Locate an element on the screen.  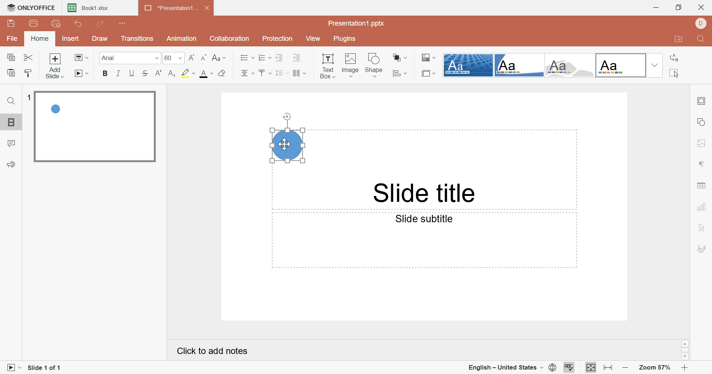
Scroll down is located at coordinates (684, 356).